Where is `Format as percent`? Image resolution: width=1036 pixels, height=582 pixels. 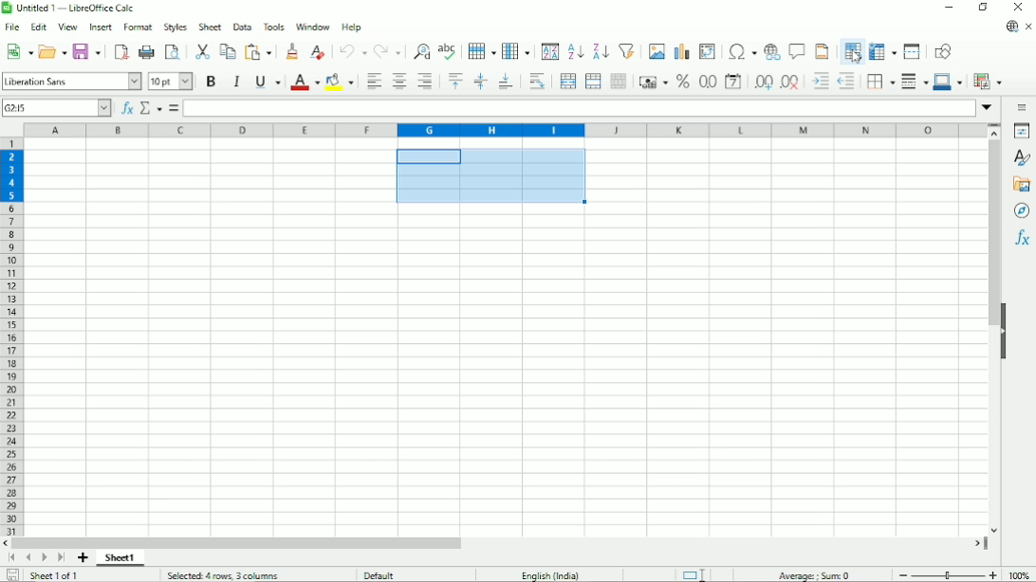
Format as percent is located at coordinates (682, 82).